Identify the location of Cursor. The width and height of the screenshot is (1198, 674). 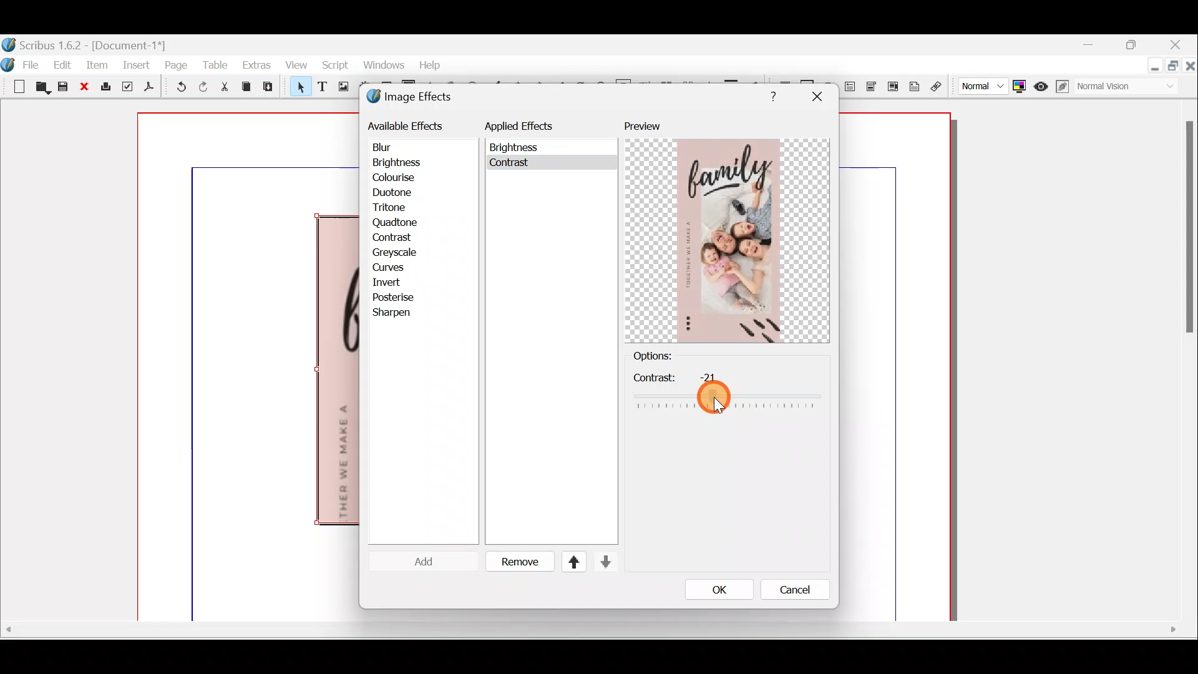
(718, 406).